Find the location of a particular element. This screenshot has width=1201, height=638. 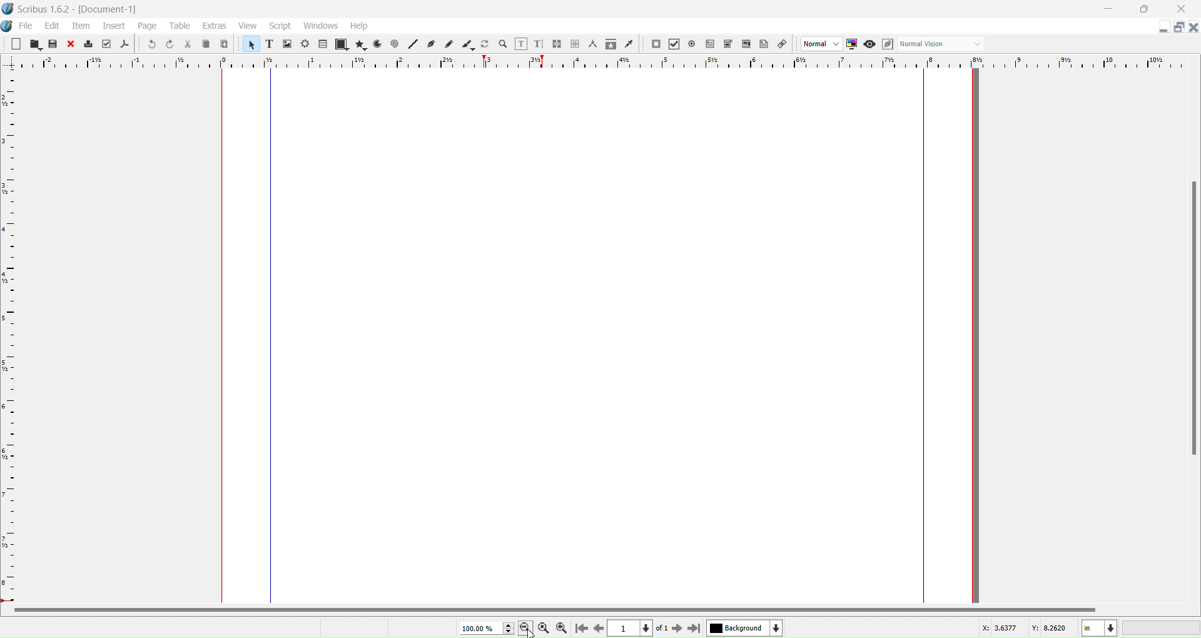

Render Frame is located at coordinates (306, 44).